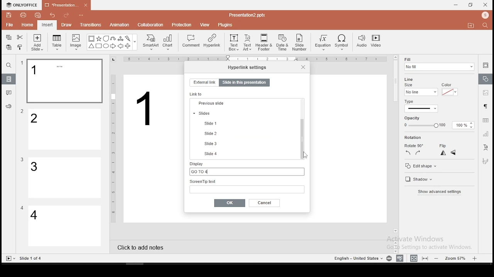 The width and height of the screenshot is (494, 277). What do you see at coordinates (205, 24) in the screenshot?
I see `view` at bounding box center [205, 24].